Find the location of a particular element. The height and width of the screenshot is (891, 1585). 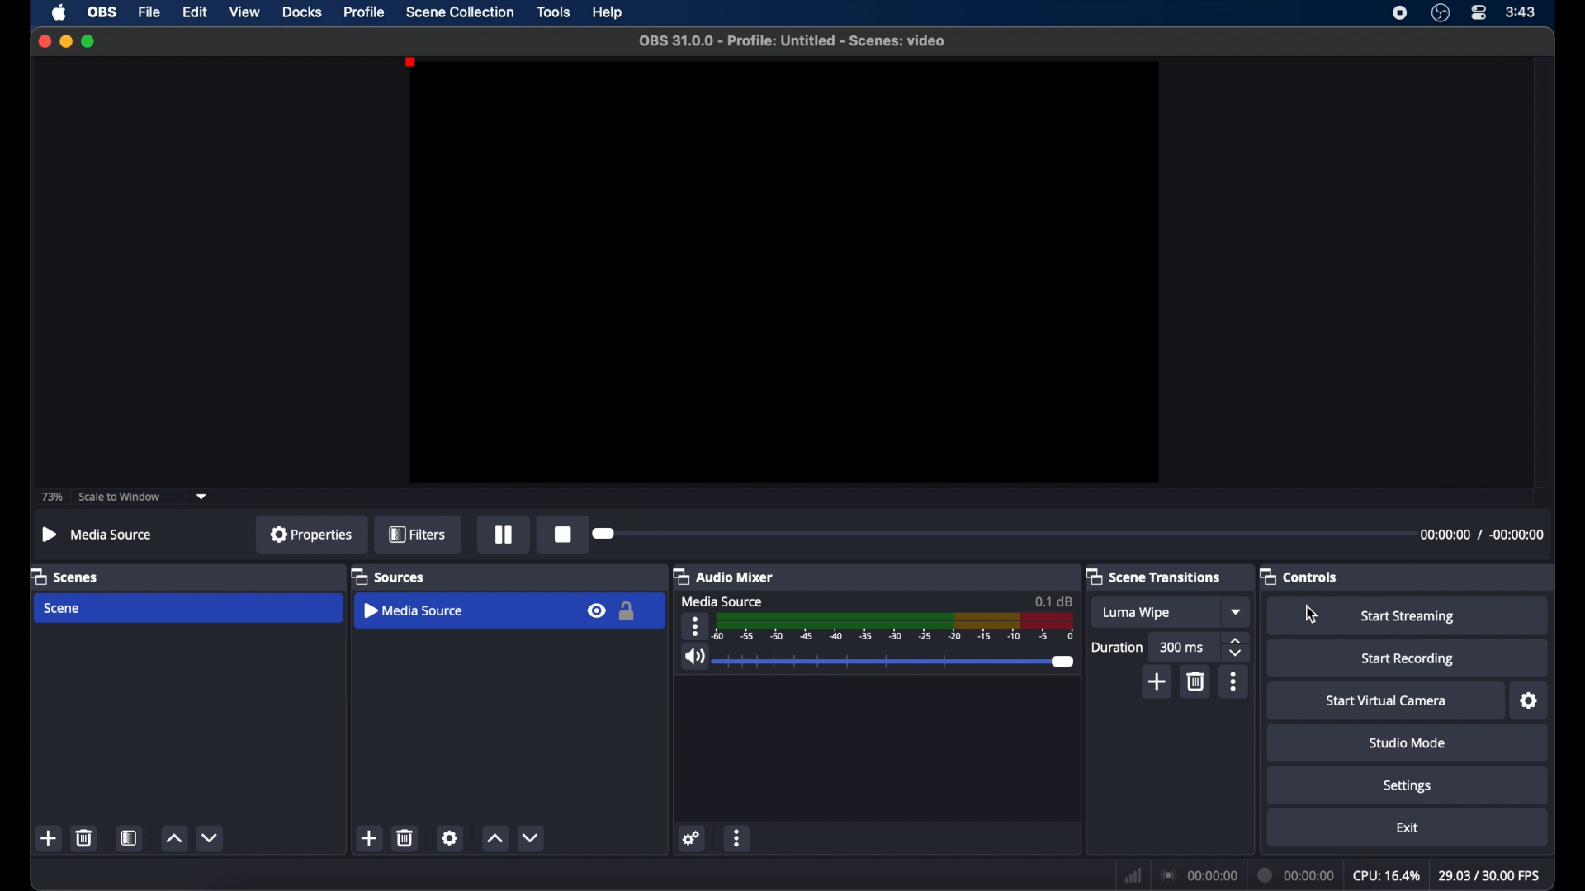

73% is located at coordinates (50, 497).